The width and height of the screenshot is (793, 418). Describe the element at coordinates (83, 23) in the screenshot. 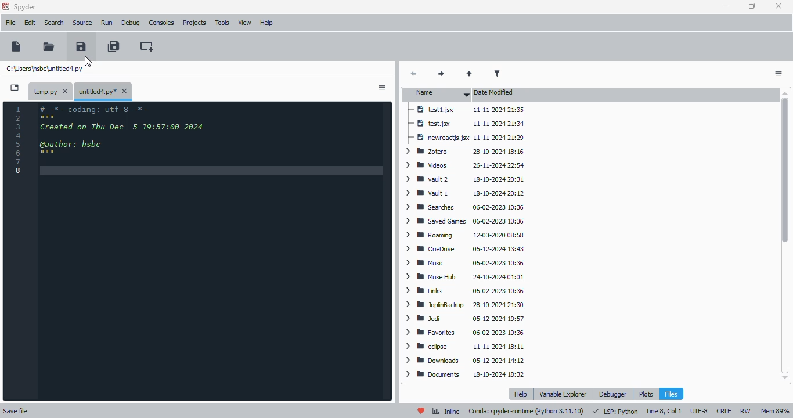

I see `source` at that location.